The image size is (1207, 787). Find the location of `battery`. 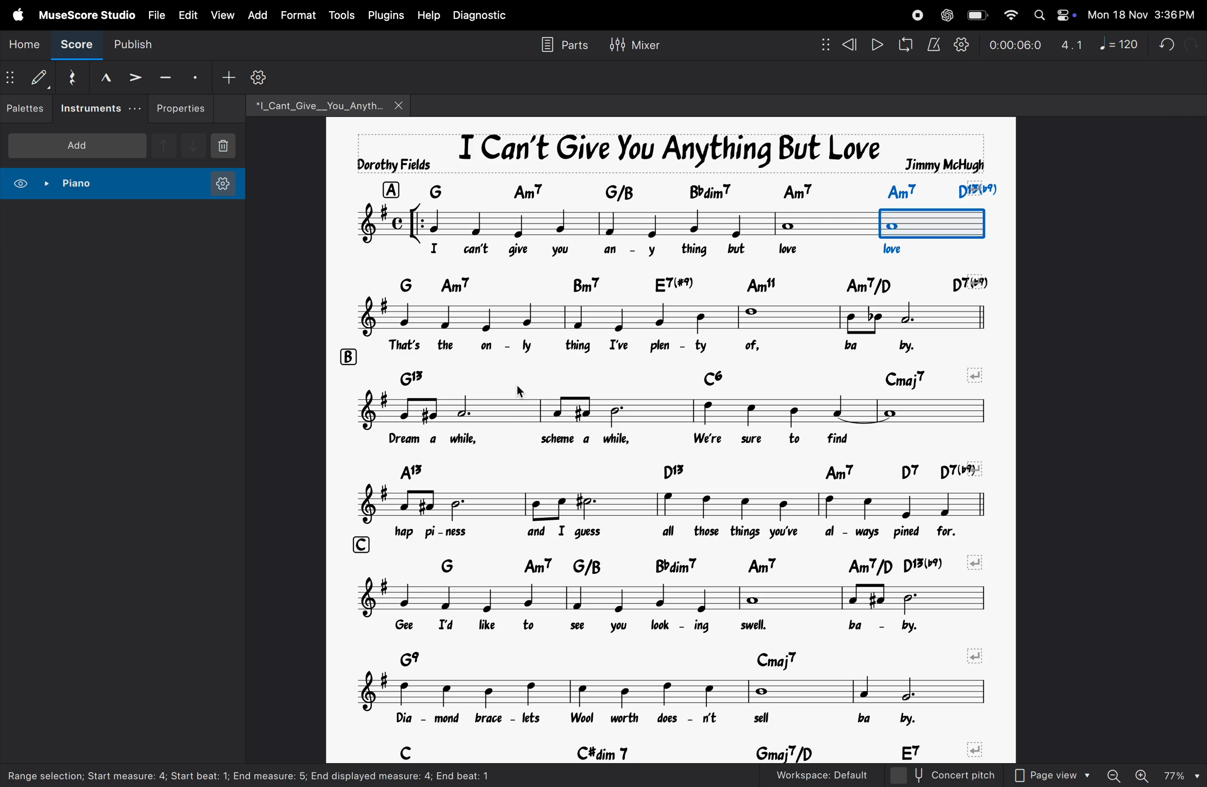

battery is located at coordinates (976, 15).